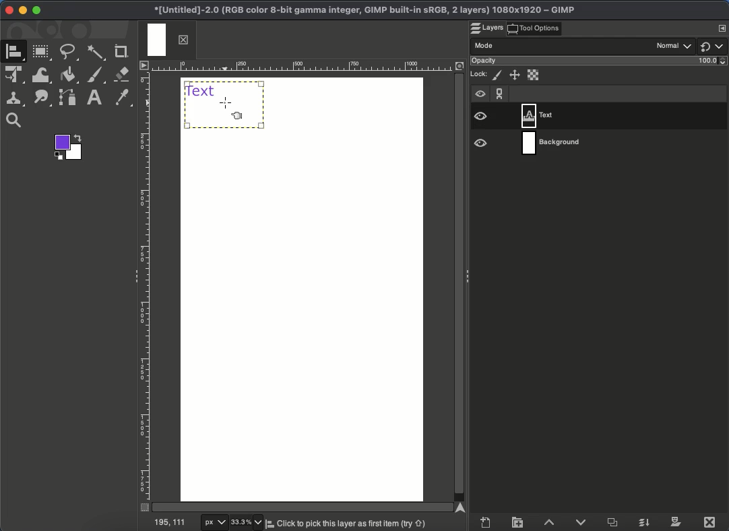 This screenshot has width=729, height=531. What do you see at coordinates (94, 98) in the screenshot?
I see `Text` at bounding box center [94, 98].